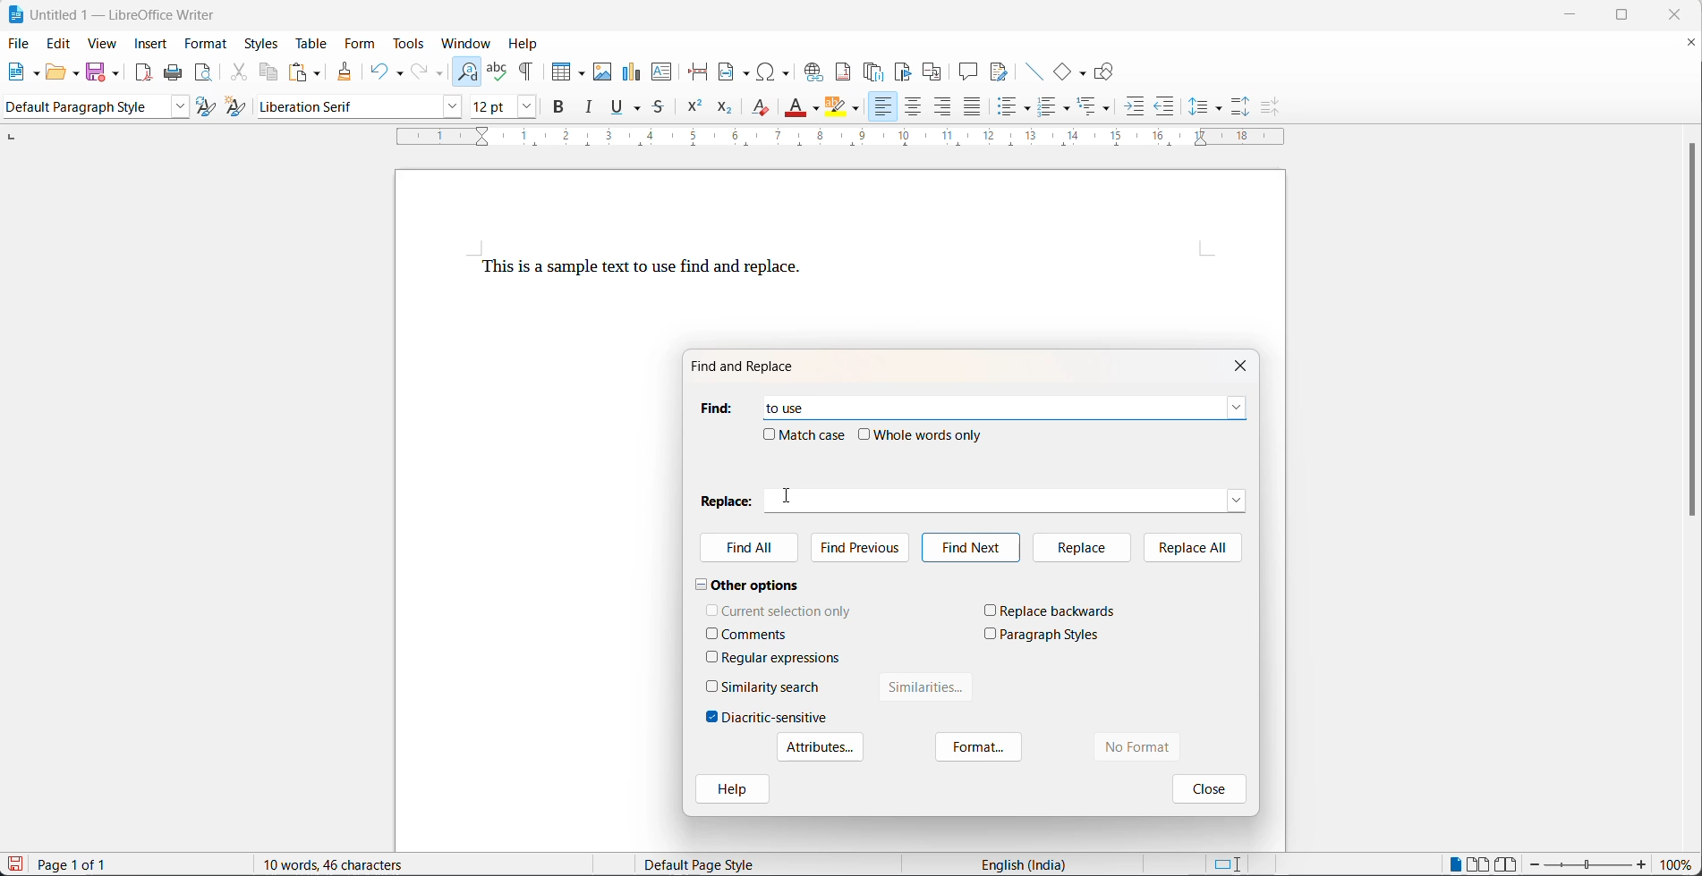 The width and height of the screenshot is (1702, 876). What do you see at coordinates (970, 548) in the screenshot?
I see `find next` at bounding box center [970, 548].